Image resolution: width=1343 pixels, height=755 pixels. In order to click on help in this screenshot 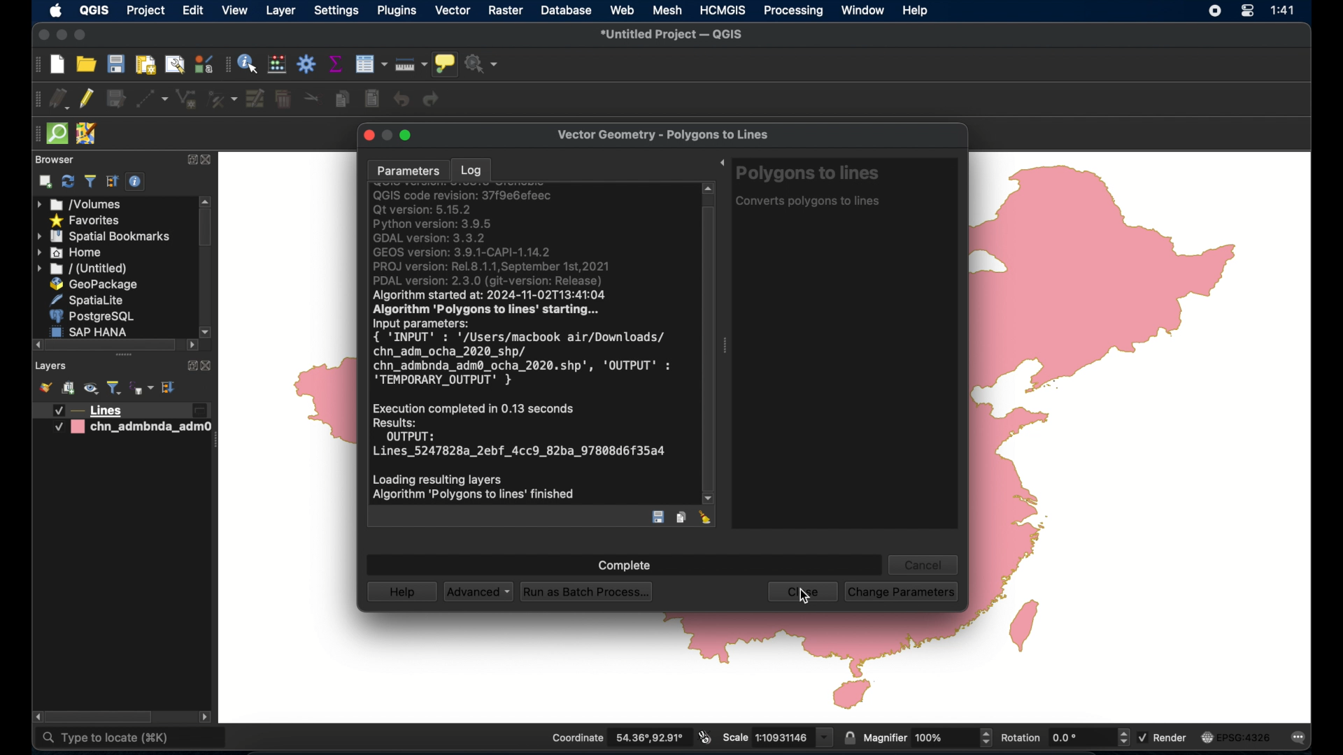, I will do `click(917, 12)`.